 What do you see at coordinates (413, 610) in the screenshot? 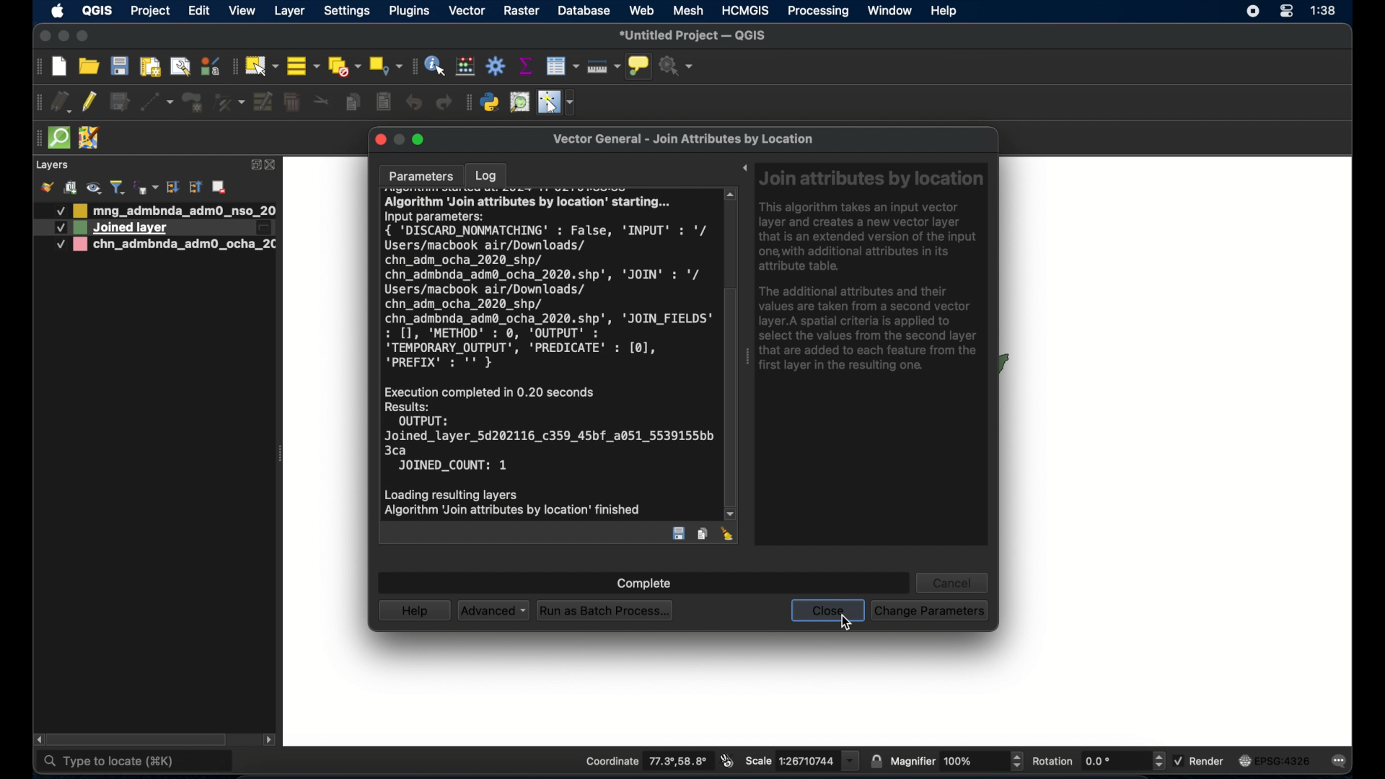
I see `help` at bounding box center [413, 610].